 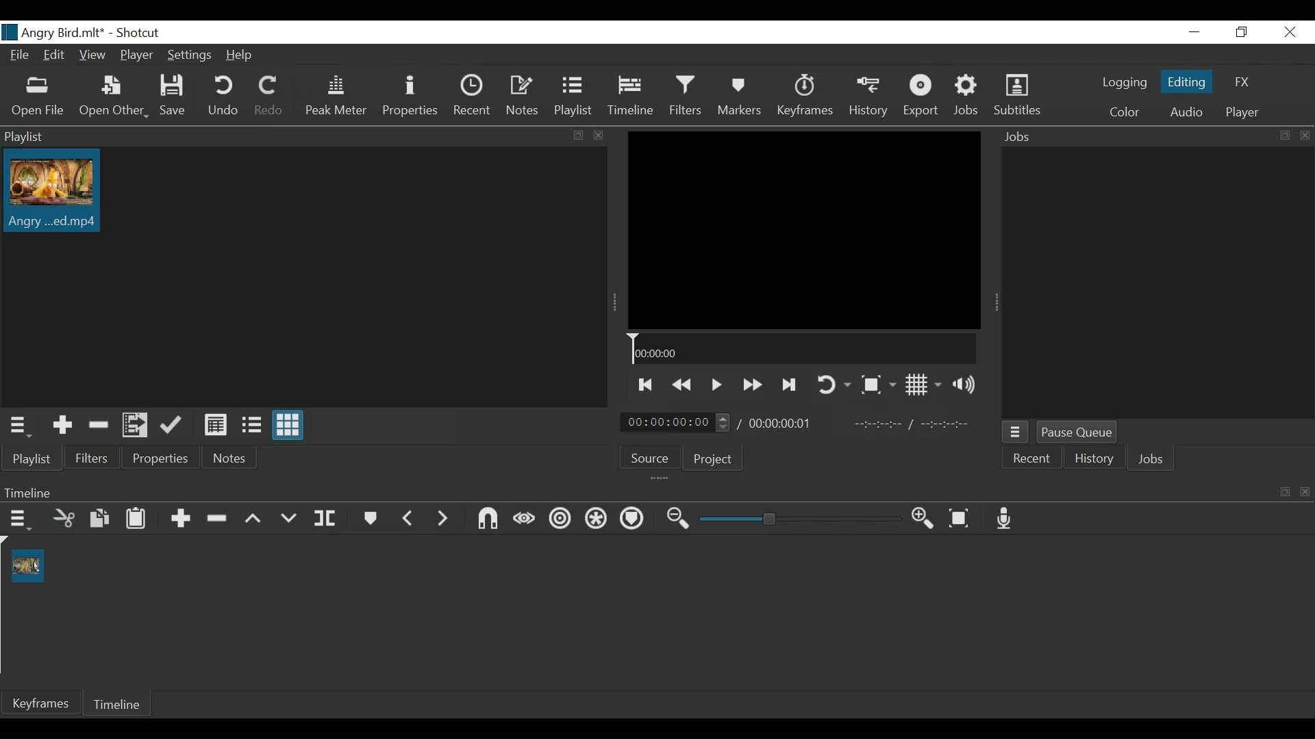 What do you see at coordinates (868, 96) in the screenshot?
I see `History` at bounding box center [868, 96].